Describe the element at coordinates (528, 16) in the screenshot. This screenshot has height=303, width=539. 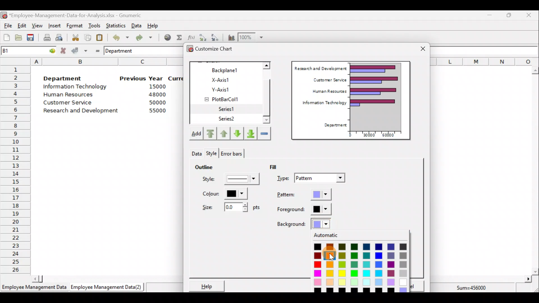
I see `Close` at that location.